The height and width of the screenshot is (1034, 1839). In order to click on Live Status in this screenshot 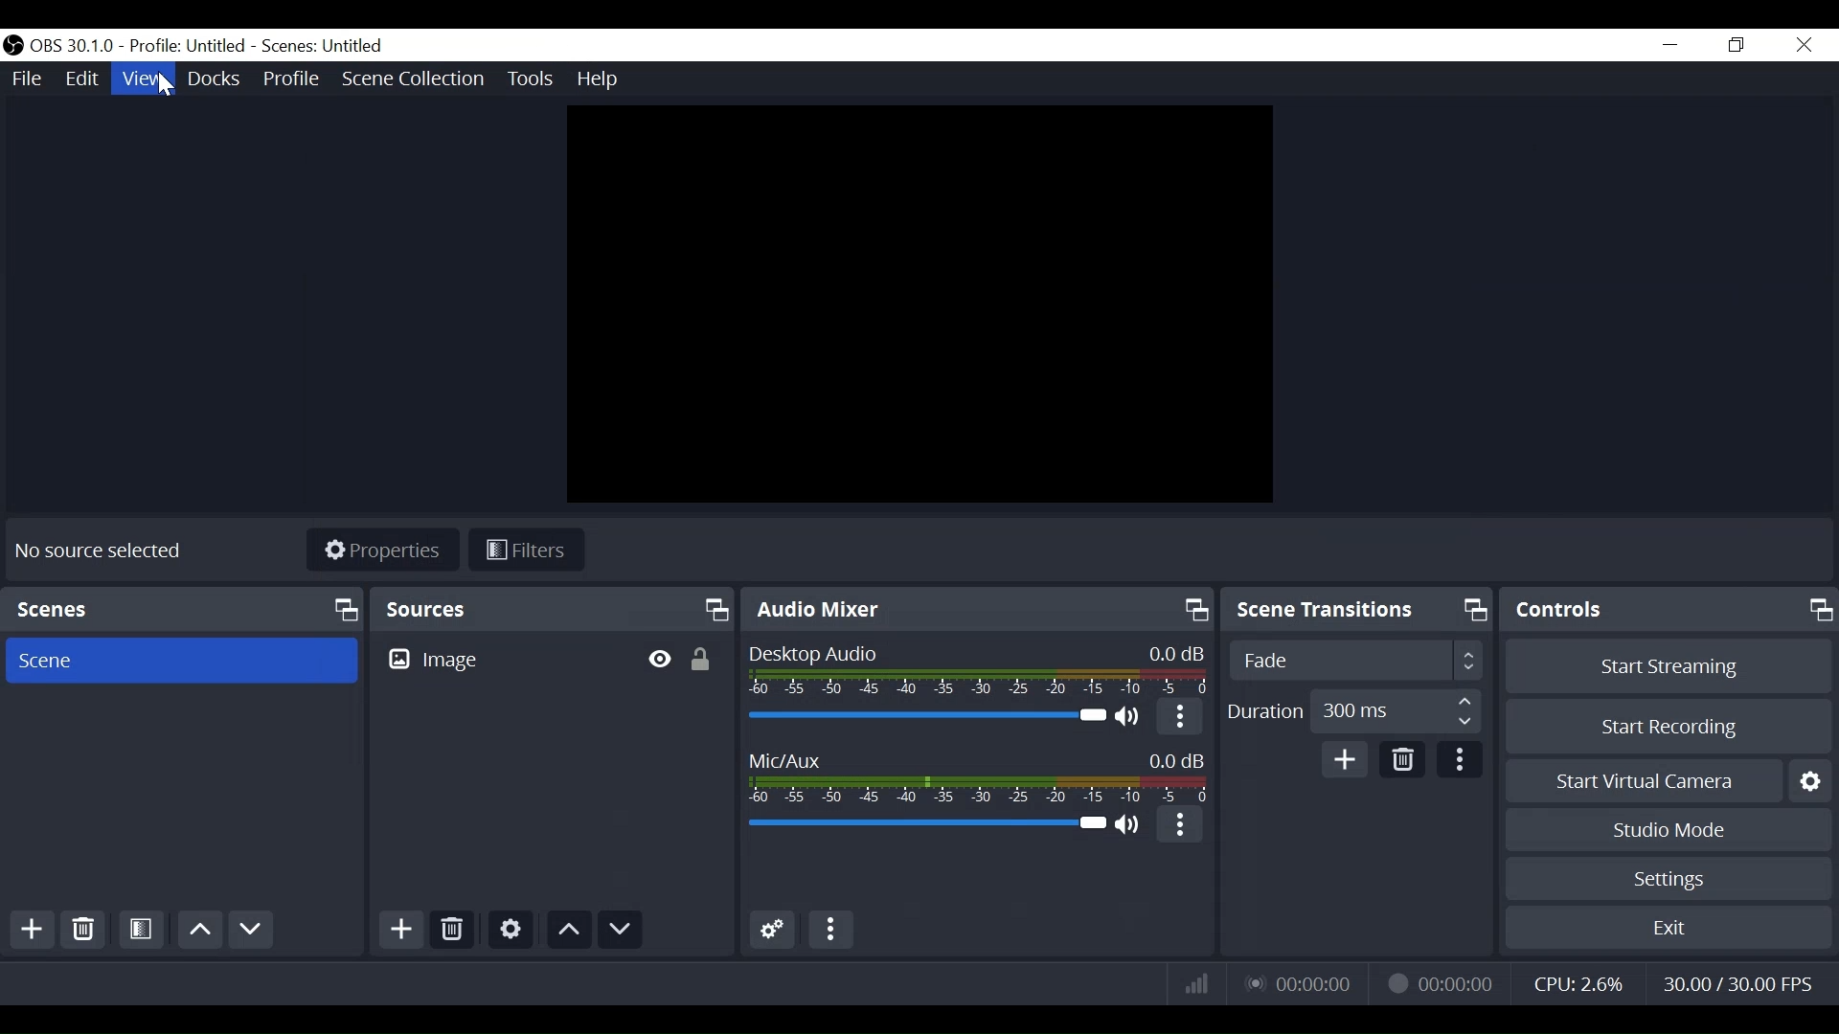, I will do `click(1302, 981)`.